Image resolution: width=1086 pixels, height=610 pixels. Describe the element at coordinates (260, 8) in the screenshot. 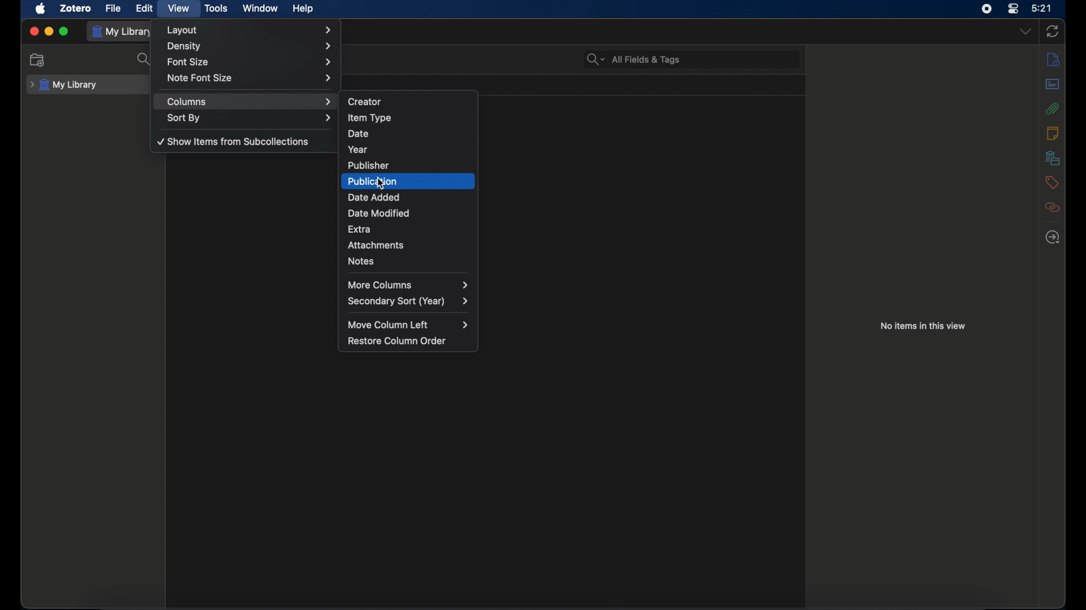

I see `window` at that location.